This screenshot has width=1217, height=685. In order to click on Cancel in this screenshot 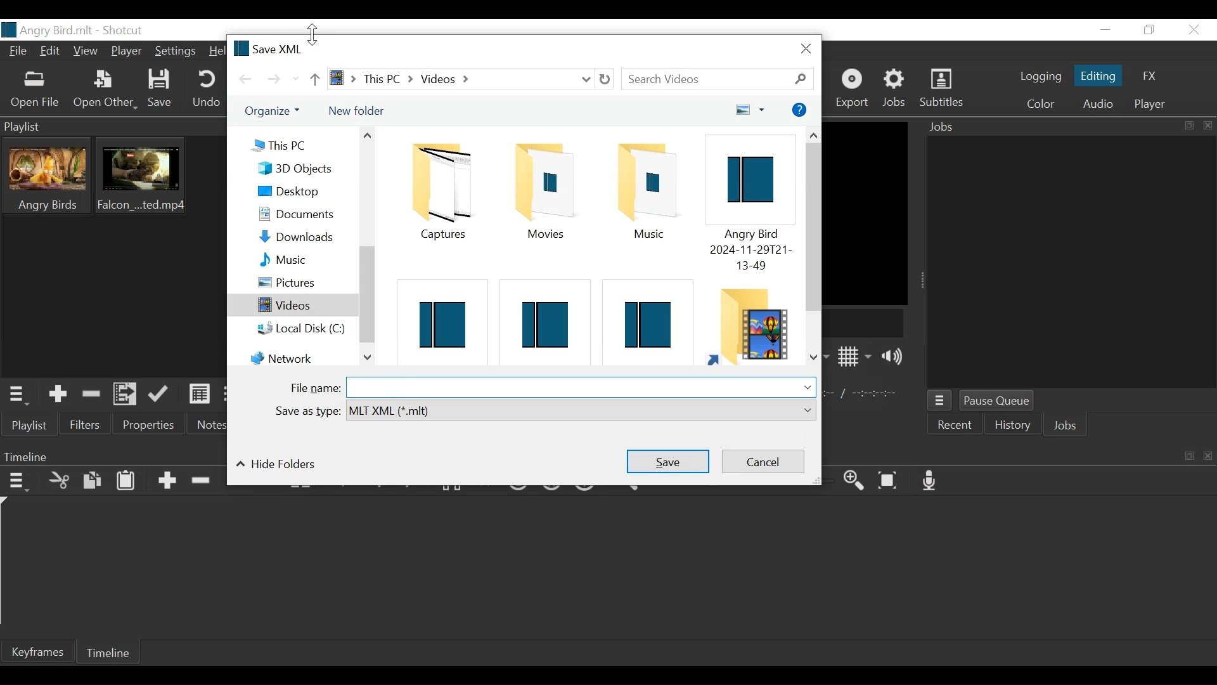, I will do `click(763, 462)`.